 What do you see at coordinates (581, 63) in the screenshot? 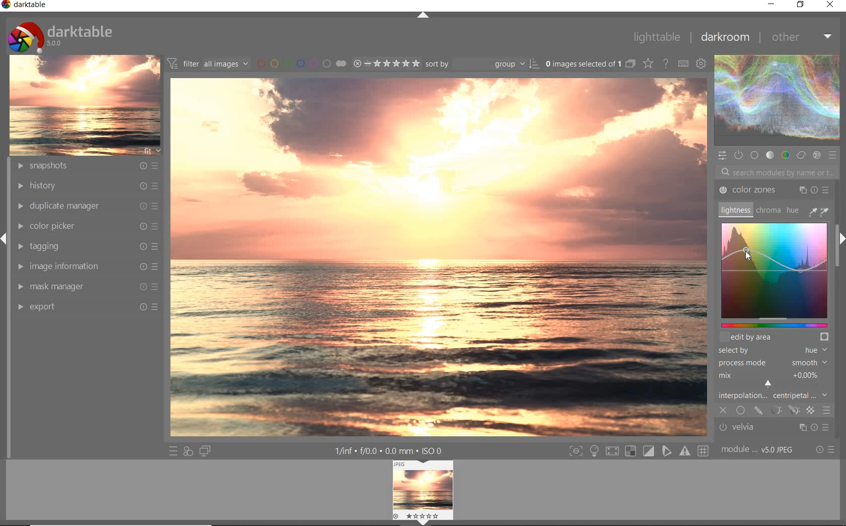
I see `SELSECTED IMAGE` at bounding box center [581, 63].